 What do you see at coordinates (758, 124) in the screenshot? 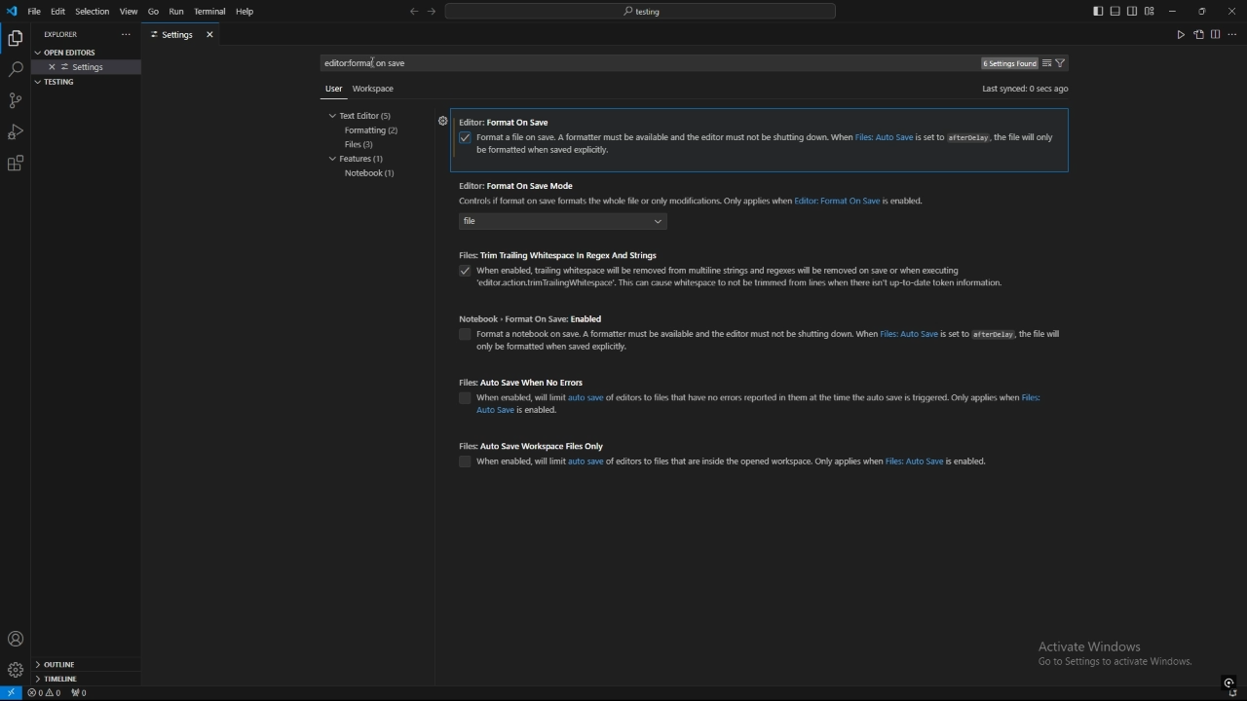
I see `editor format on save` at bounding box center [758, 124].